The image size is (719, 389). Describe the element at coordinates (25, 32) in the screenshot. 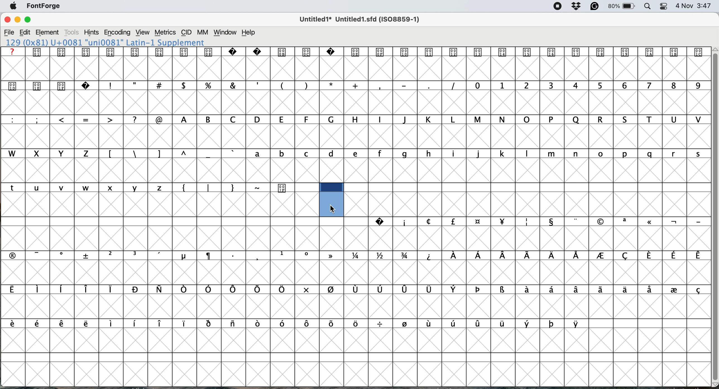

I see `Edit` at that location.